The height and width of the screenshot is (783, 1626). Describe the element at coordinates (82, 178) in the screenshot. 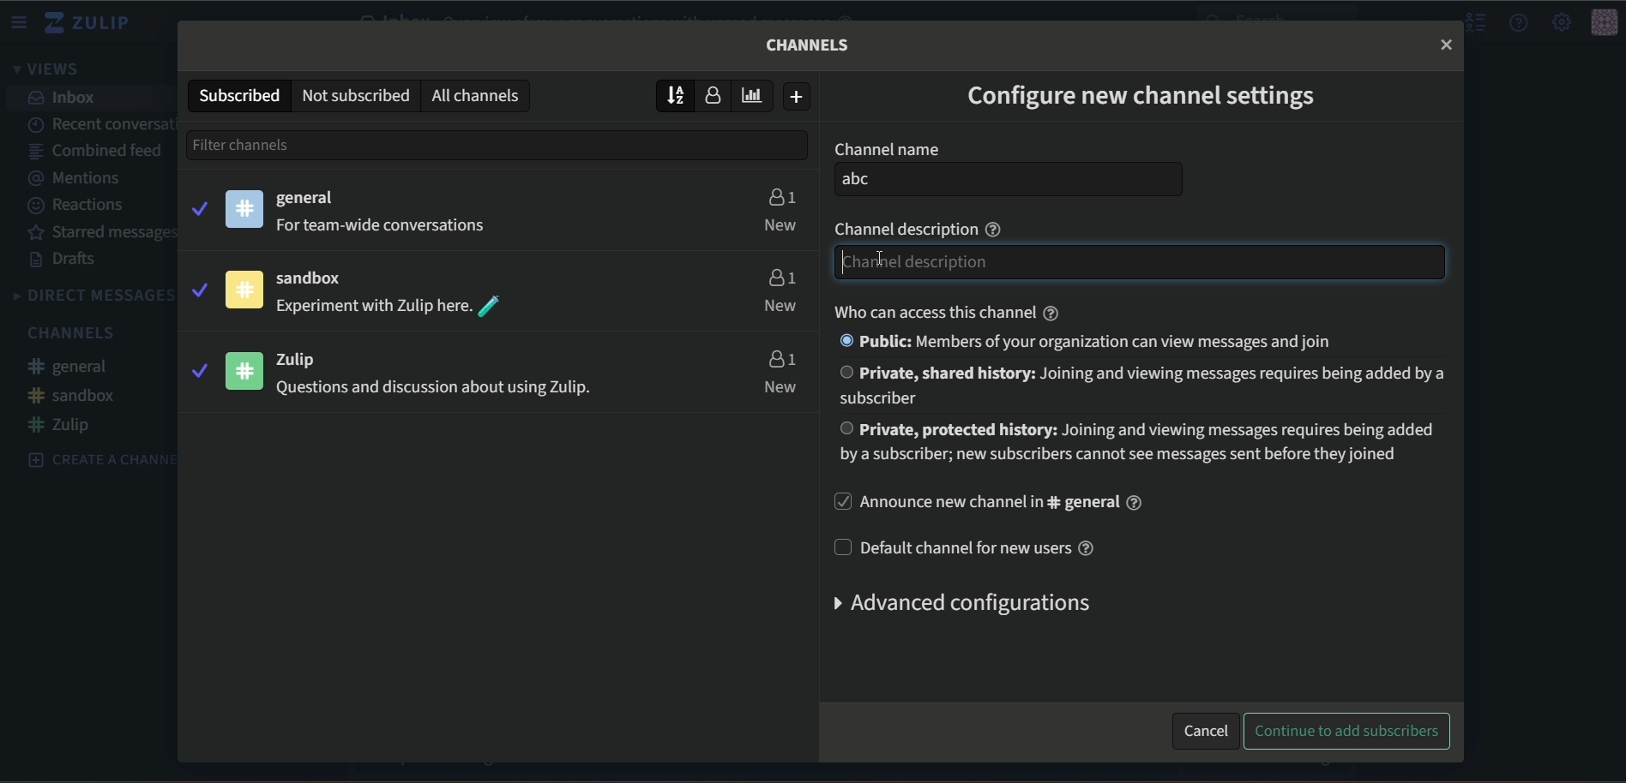

I see `mentions` at that location.